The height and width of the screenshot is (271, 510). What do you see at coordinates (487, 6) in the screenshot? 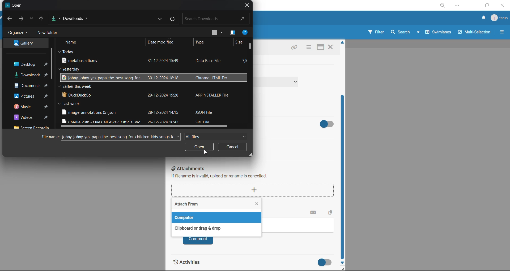
I see `maximize` at bounding box center [487, 6].